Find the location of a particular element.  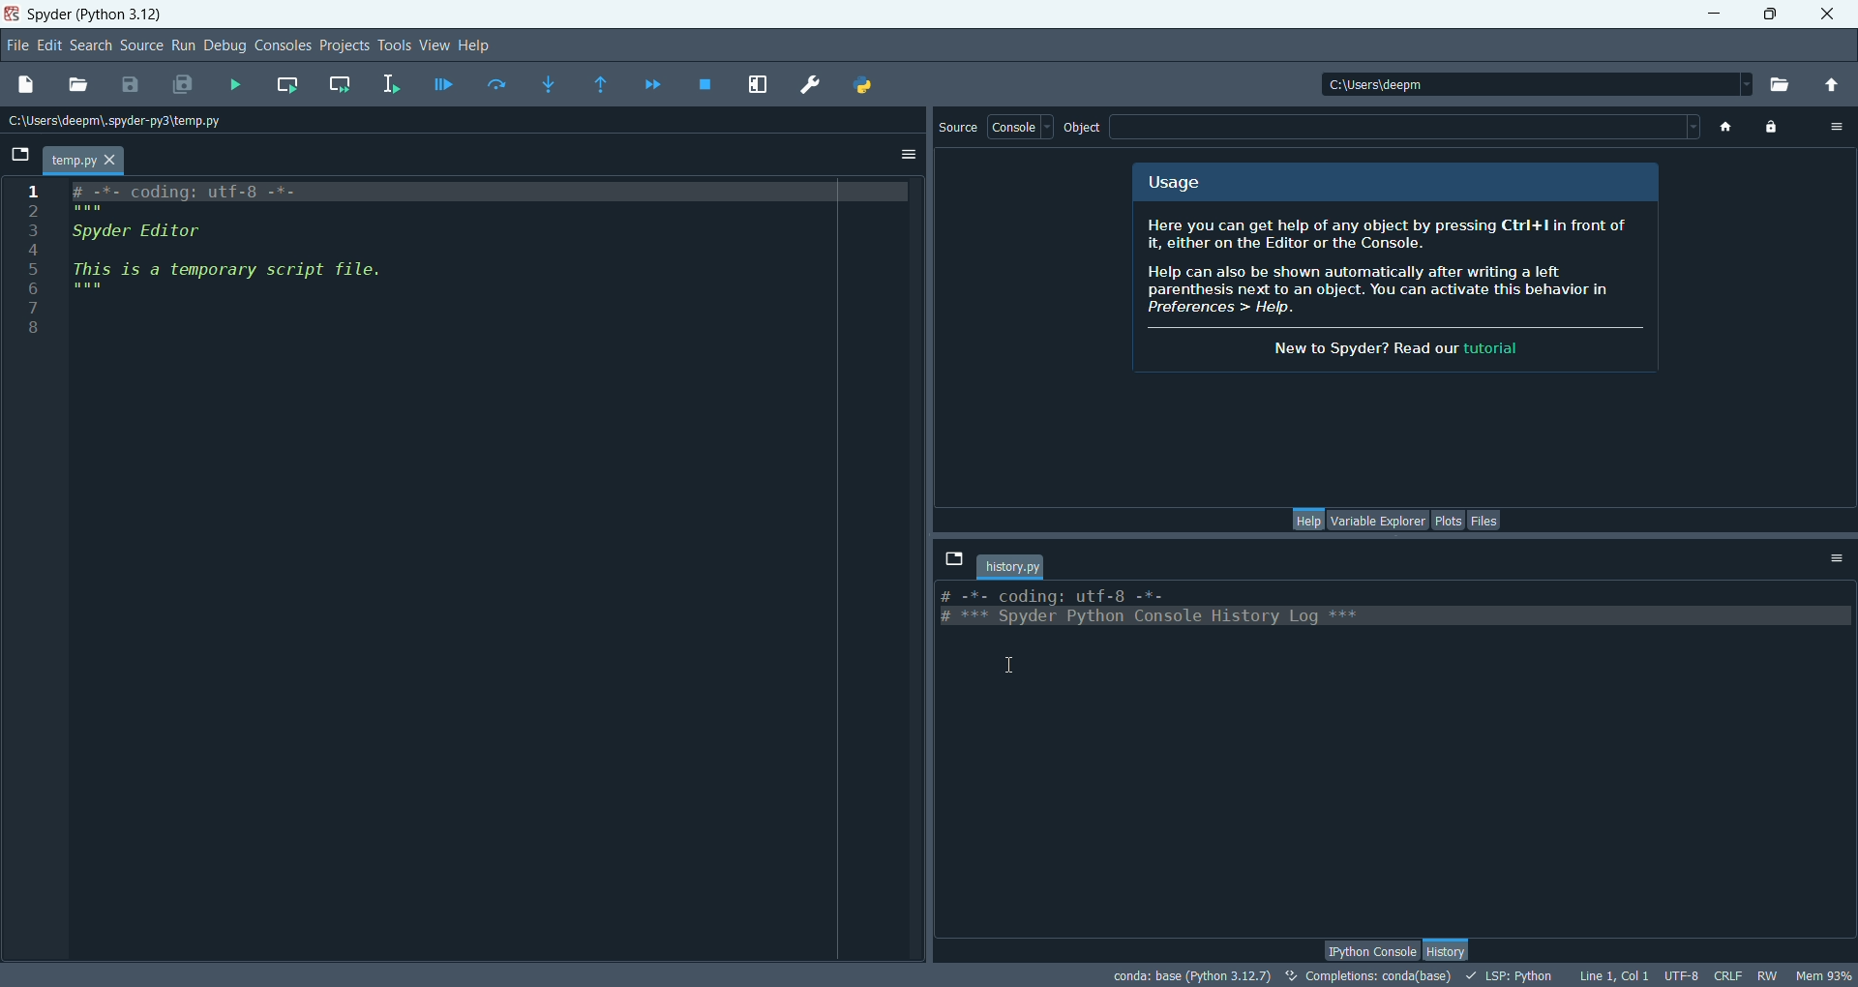

view is located at coordinates (432, 45).